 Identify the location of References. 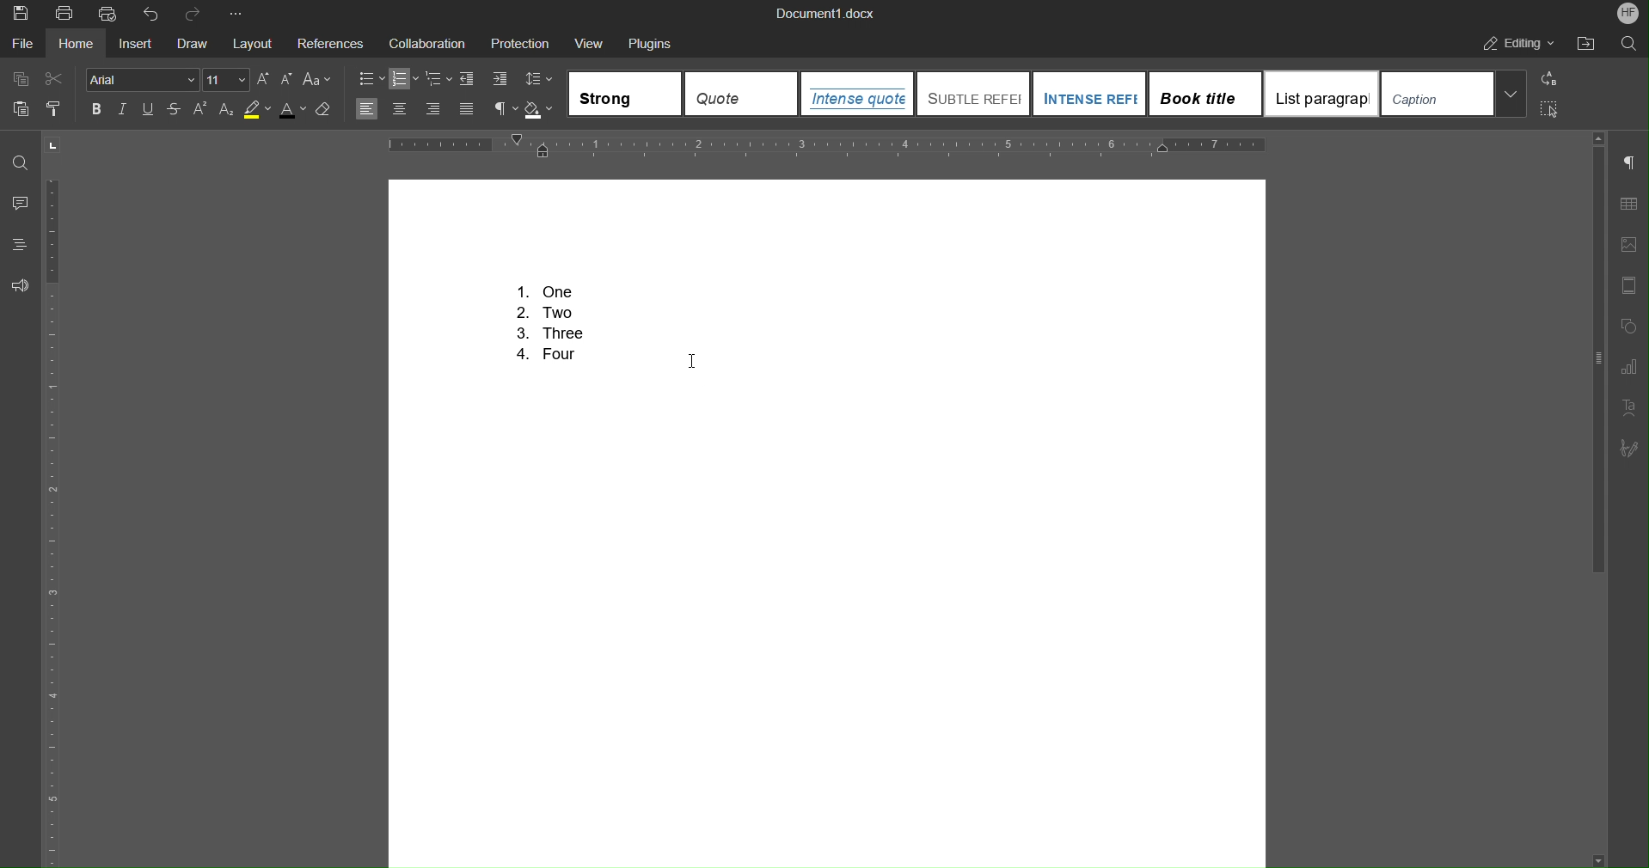
(329, 40).